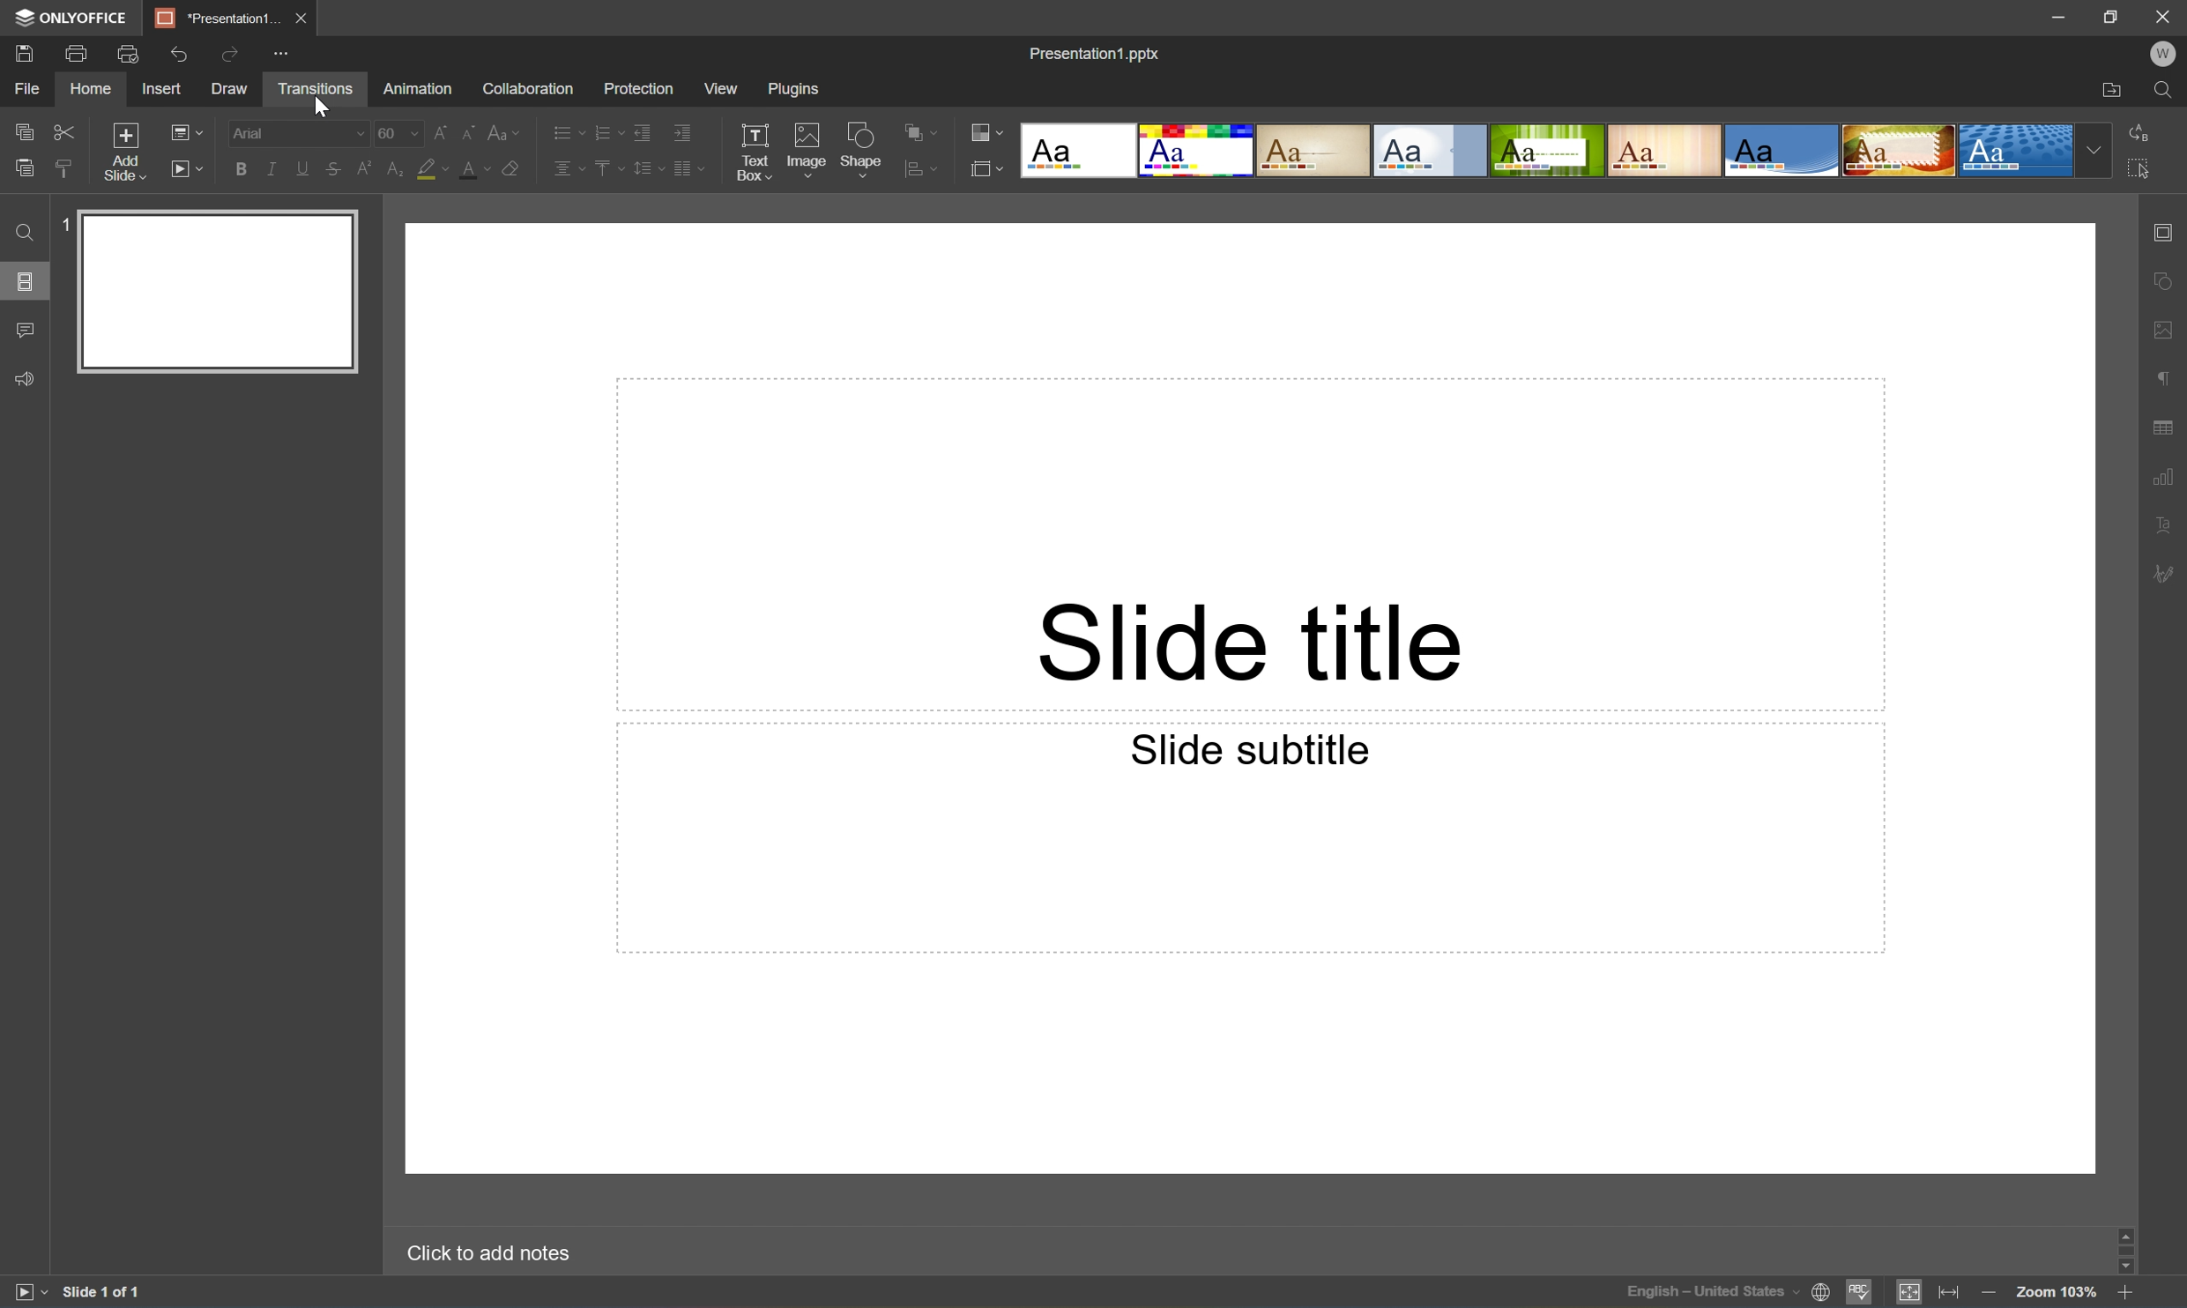  I want to click on Zoom out, so click(1989, 1296).